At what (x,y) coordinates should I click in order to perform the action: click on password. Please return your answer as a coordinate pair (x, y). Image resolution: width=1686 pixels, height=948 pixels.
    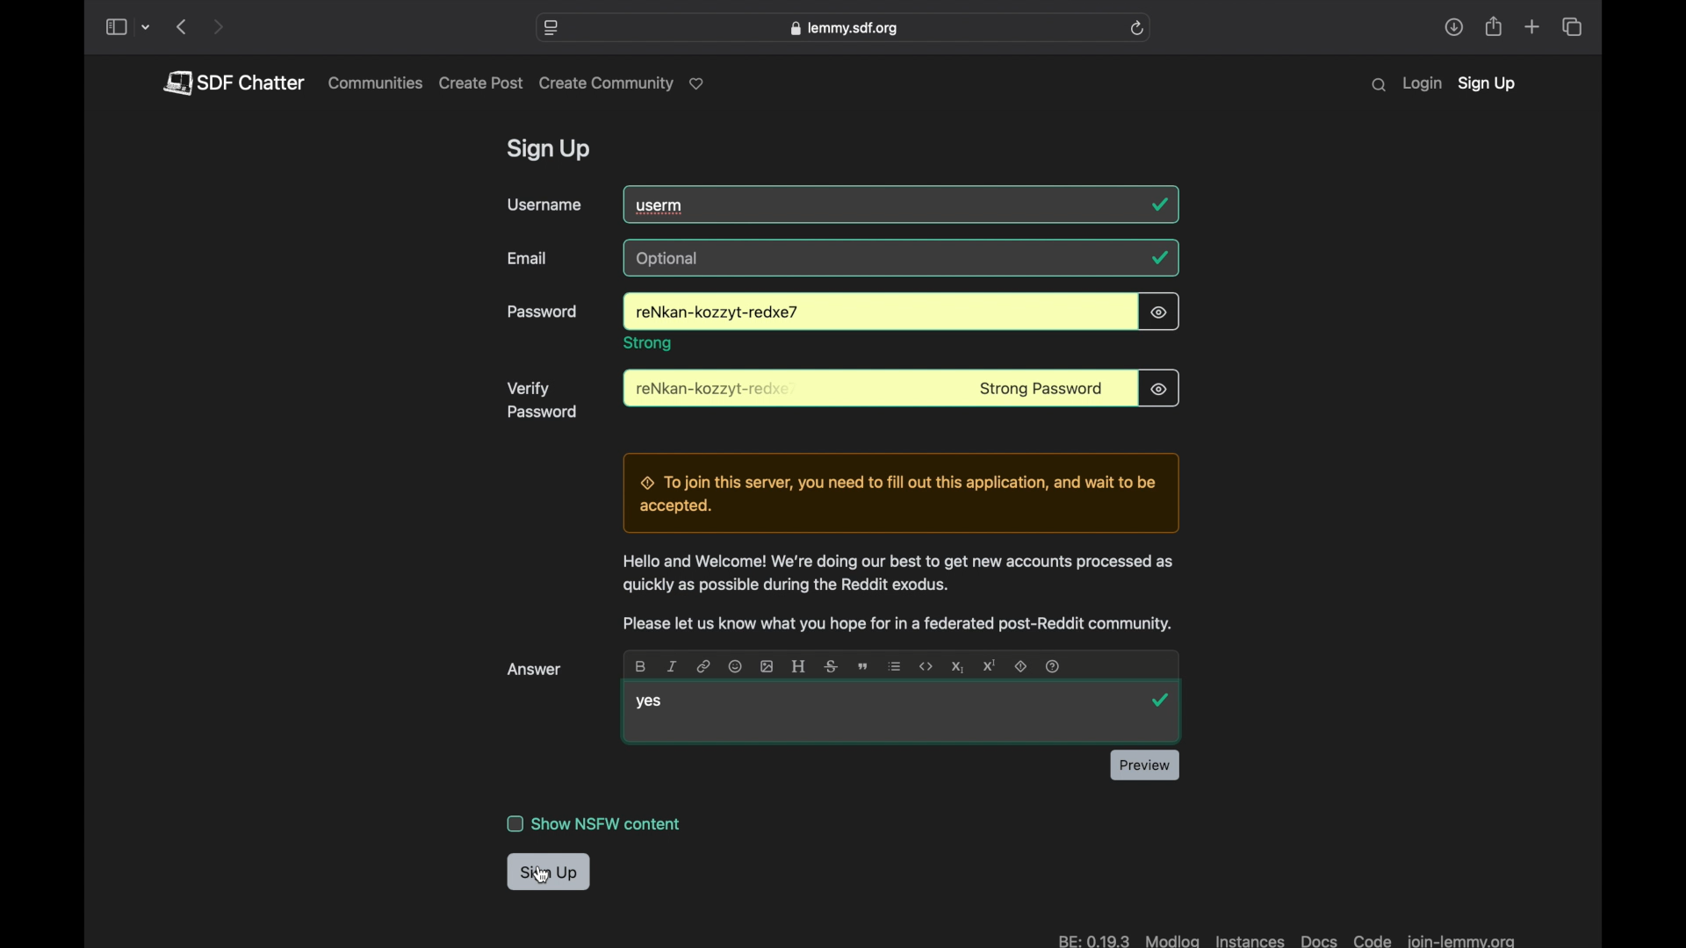
    Looking at the image, I should click on (544, 312).